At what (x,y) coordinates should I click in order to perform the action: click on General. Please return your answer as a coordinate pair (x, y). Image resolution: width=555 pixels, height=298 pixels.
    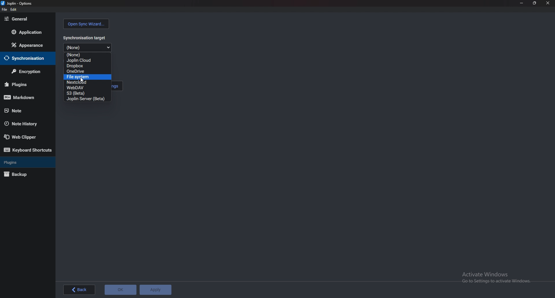
    Looking at the image, I should click on (27, 18).